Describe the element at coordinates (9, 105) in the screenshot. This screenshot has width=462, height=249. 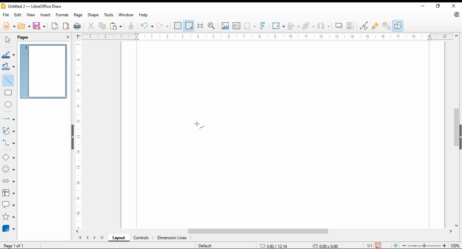
I see `ellipse` at that location.